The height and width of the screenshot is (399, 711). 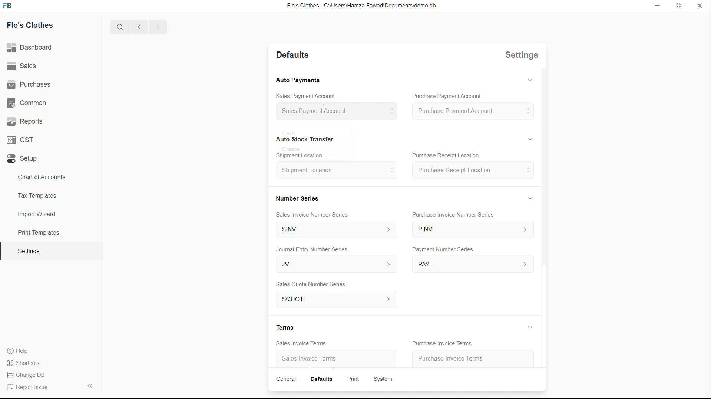 What do you see at coordinates (529, 327) in the screenshot?
I see `Hide ` at bounding box center [529, 327].